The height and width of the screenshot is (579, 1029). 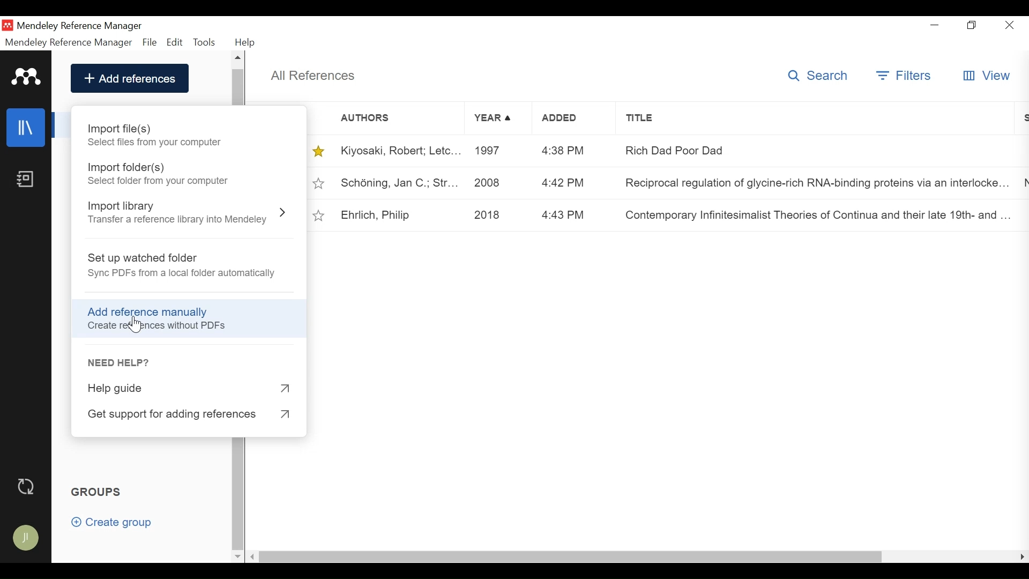 What do you see at coordinates (564, 149) in the screenshot?
I see `4:38 PM` at bounding box center [564, 149].